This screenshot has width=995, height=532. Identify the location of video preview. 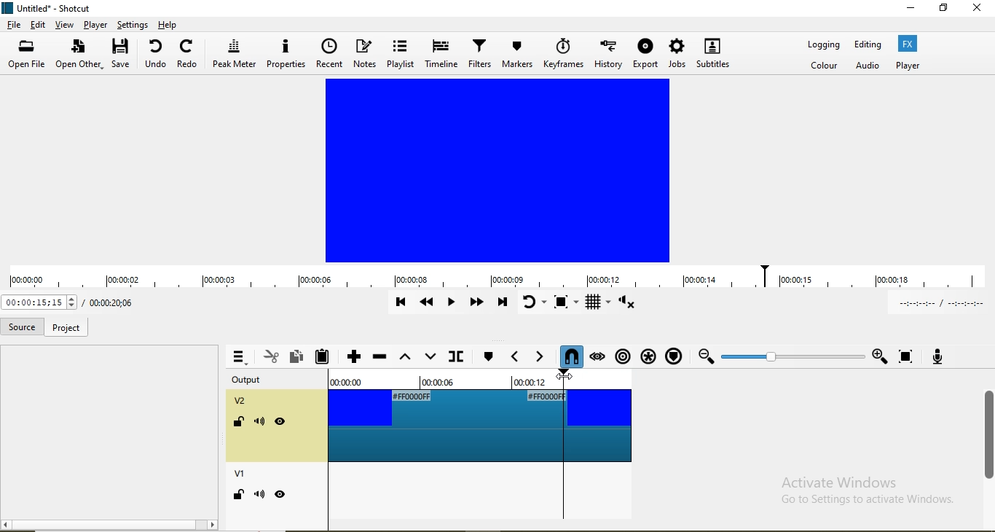
(499, 171).